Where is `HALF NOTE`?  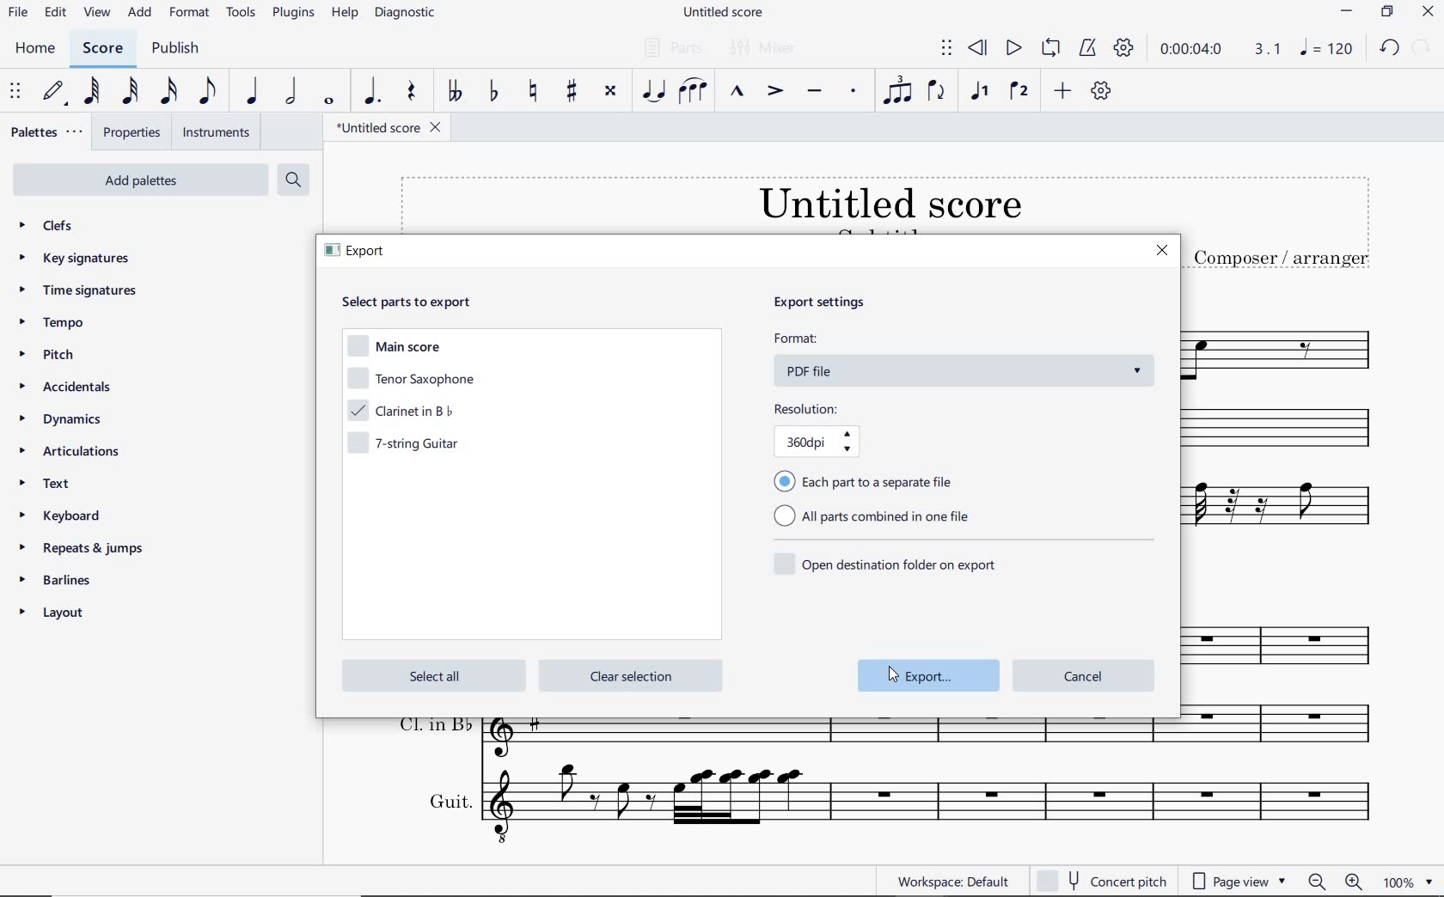
HALF NOTE is located at coordinates (291, 93).